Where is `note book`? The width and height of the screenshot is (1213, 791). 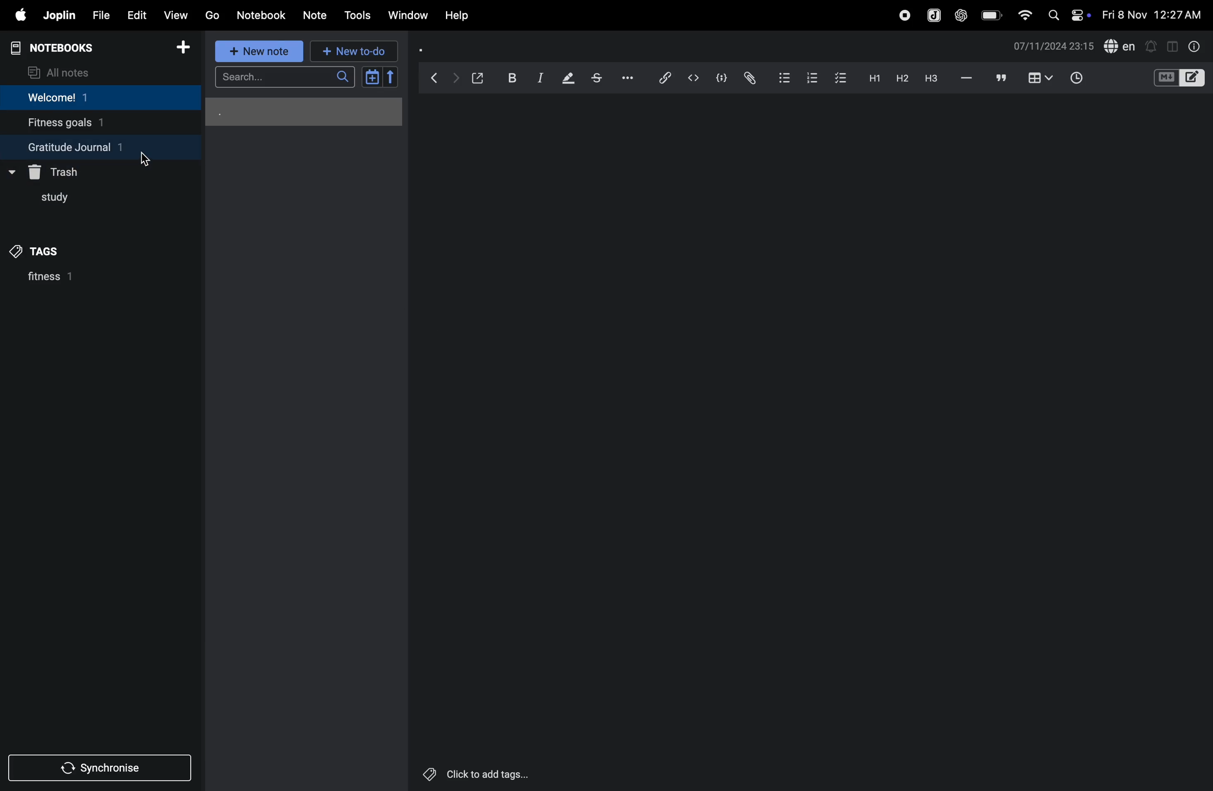
note book is located at coordinates (71, 48).